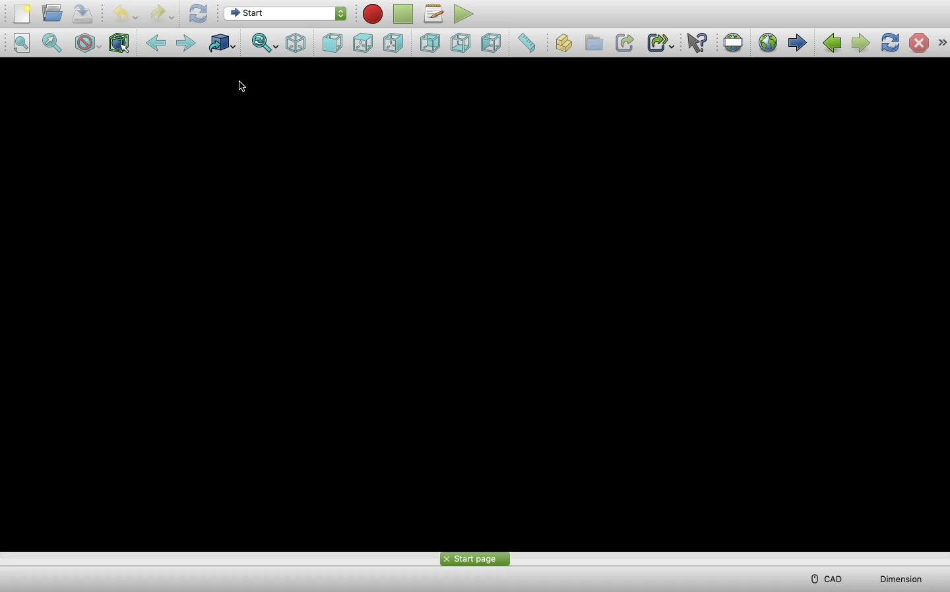  Describe the element at coordinates (160, 15) in the screenshot. I see `Redo` at that location.